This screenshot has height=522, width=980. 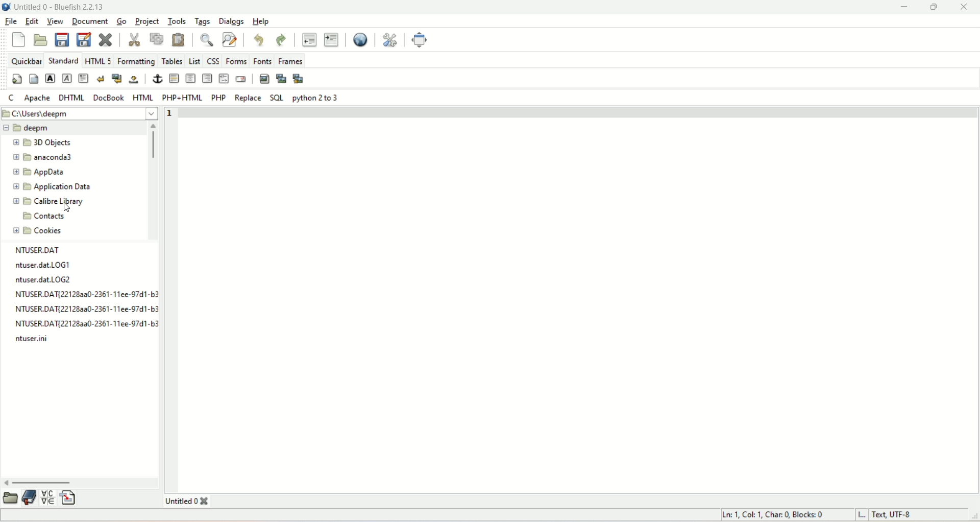 What do you see at coordinates (67, 79) in the screenshot?
I see `emphasize` at bounding box center [67, 79].